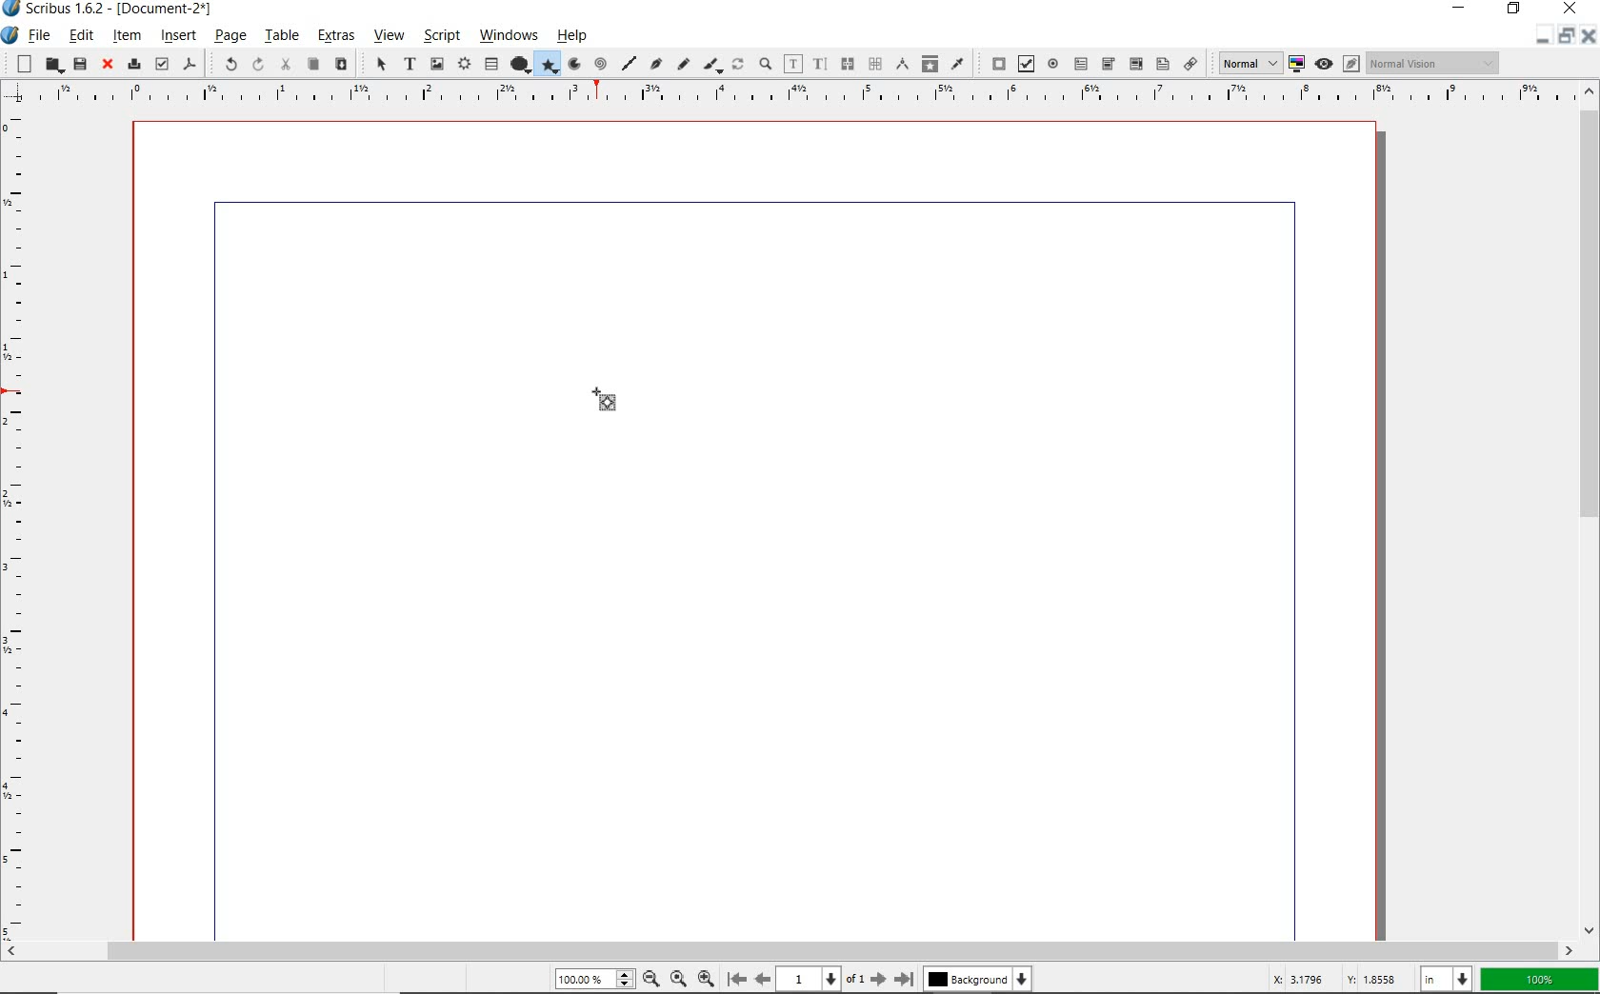  Describe the element at coordinates (1538, 36) in the screenshot. I see `minimise` at that location.